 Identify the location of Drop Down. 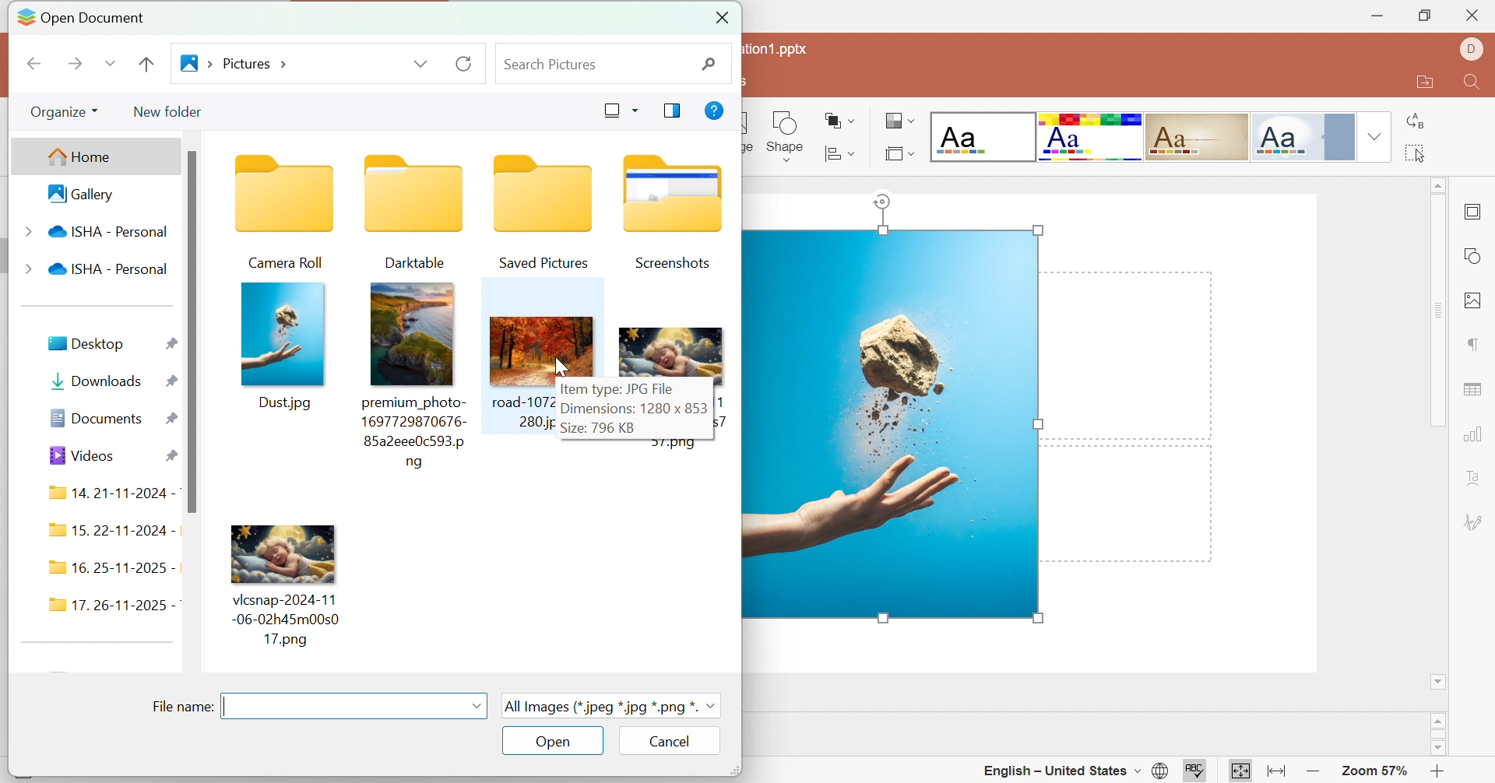
(420, 63).